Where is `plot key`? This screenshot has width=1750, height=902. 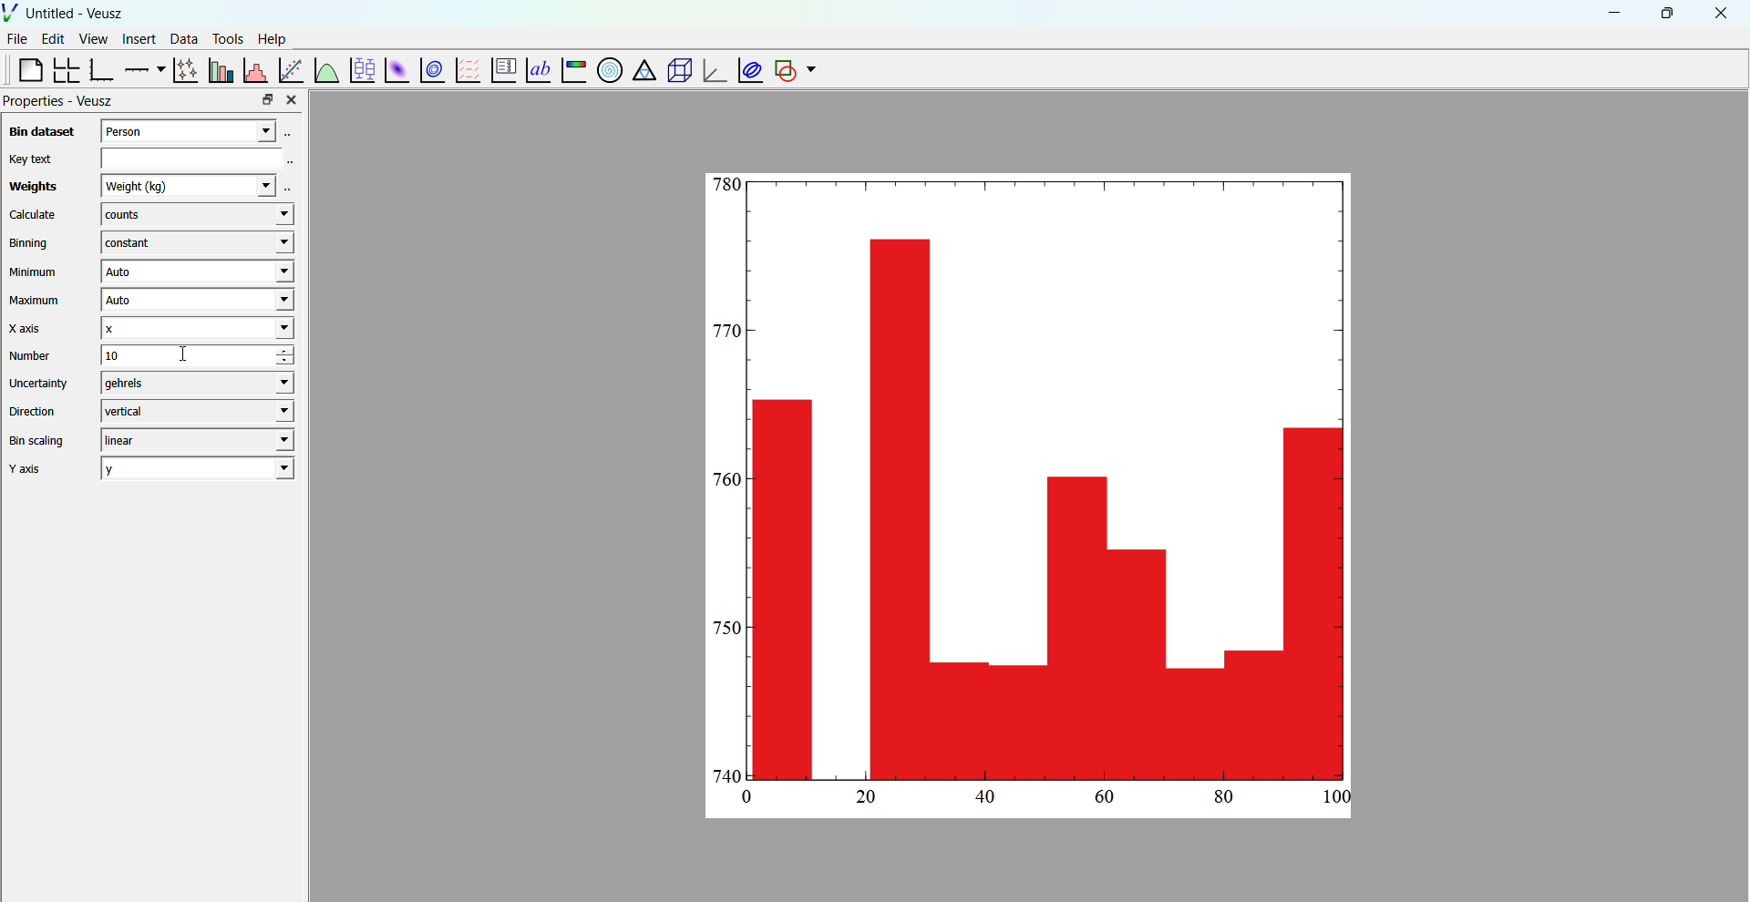 plot key is located at coordinates (500, 71).